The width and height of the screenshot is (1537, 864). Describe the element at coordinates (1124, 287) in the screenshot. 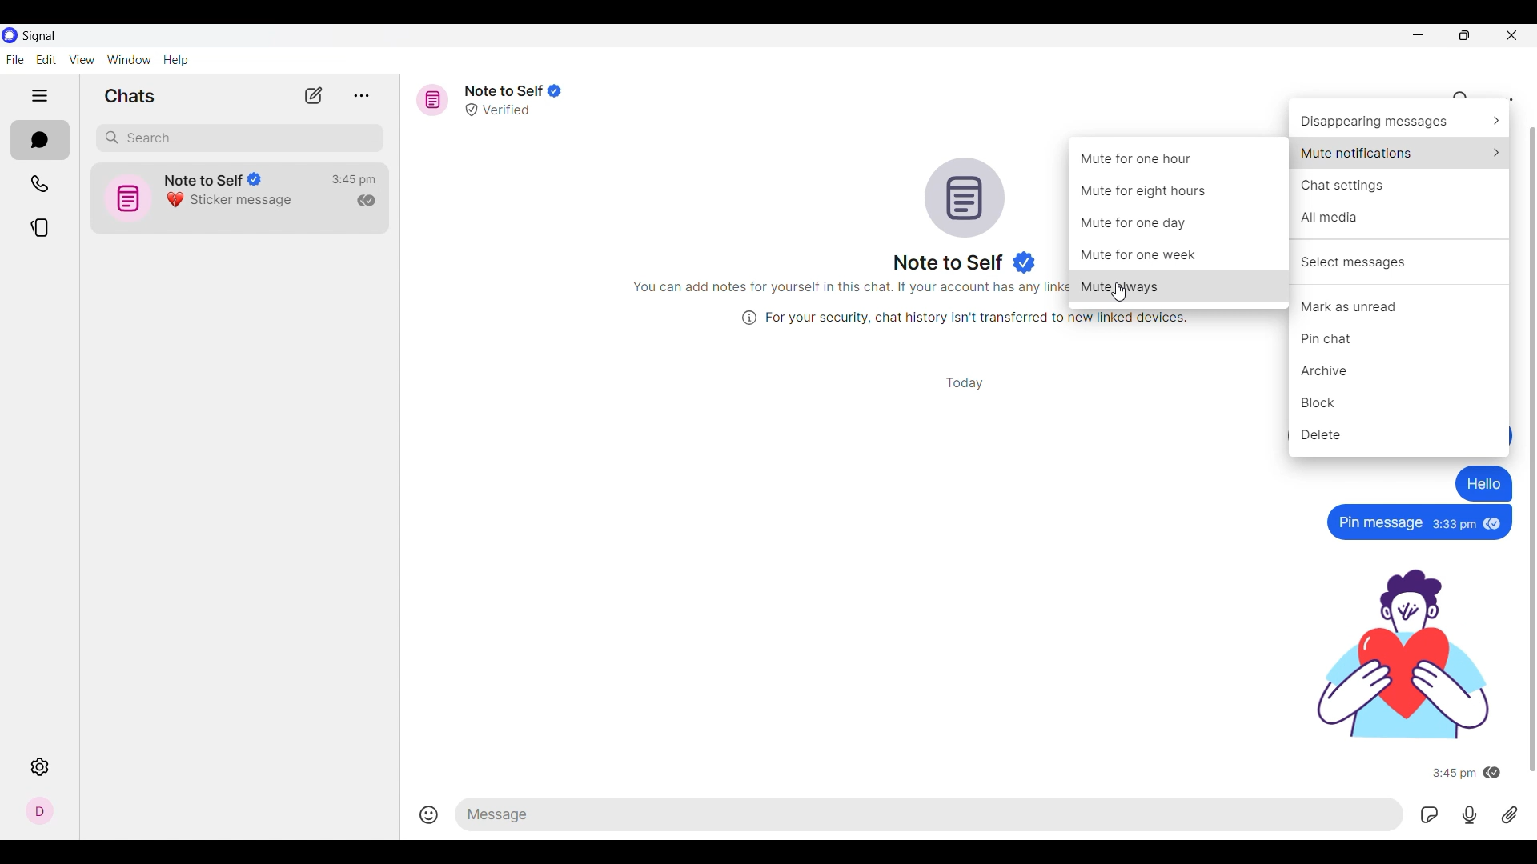

I see `Mute always` at that location.